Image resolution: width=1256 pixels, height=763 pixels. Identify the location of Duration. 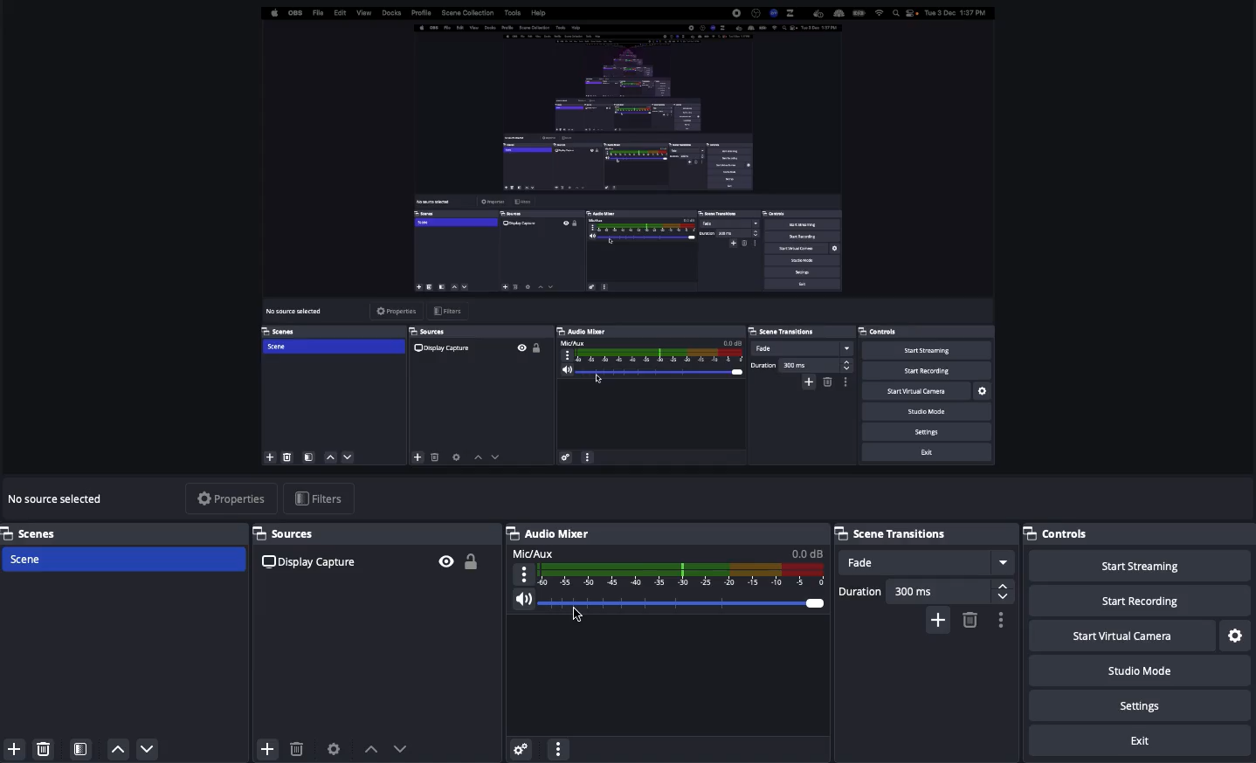
(921, 588).